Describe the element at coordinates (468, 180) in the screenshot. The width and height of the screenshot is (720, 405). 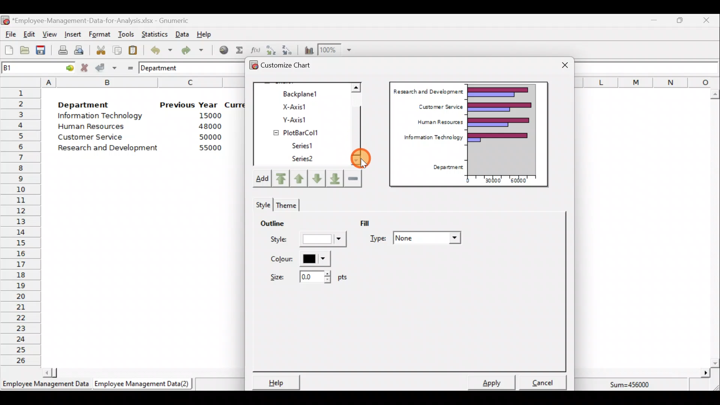
I see `0` at that location.